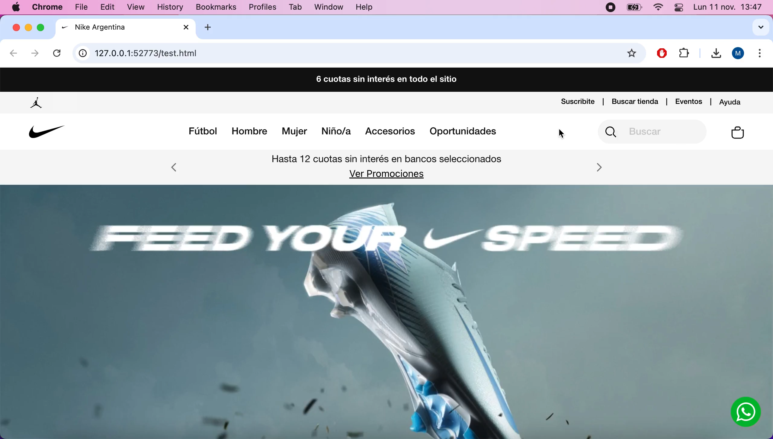 The height and width of the screenshot is (439, 773). I want to click on file, so click(84, 7).